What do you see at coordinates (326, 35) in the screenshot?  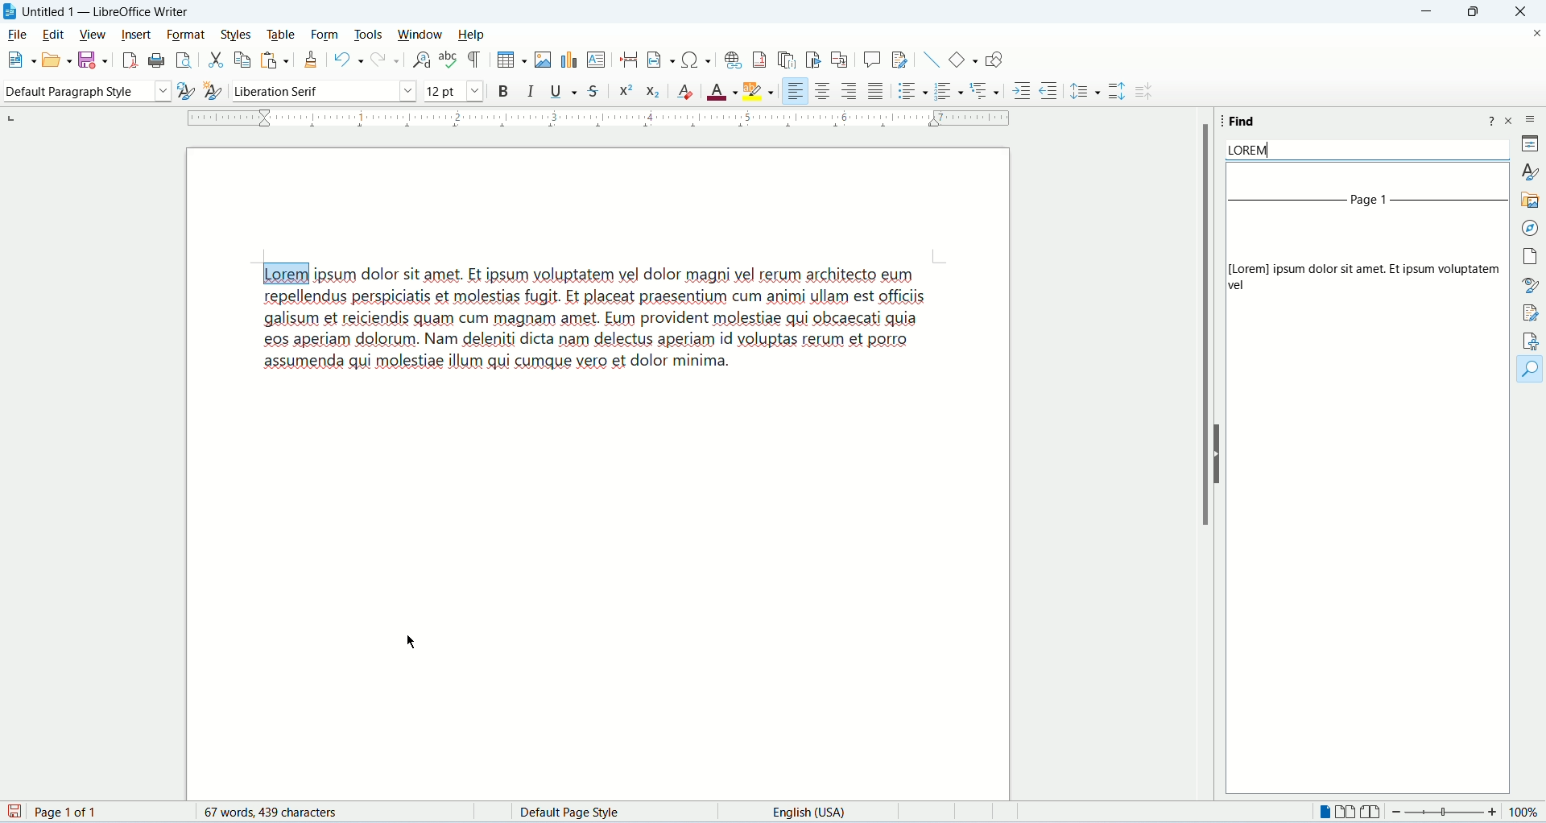 I see `form` at bounding box center [326, 35].